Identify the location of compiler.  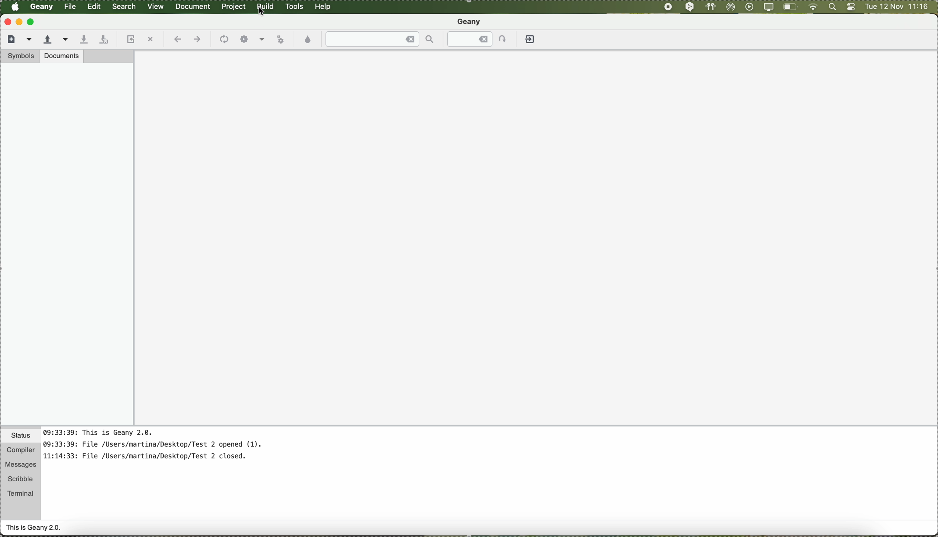
(20, 451).